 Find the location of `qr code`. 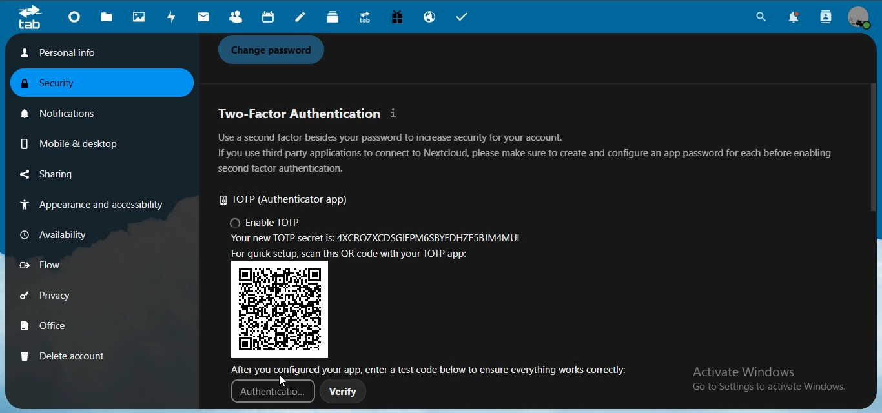

qr code is located at coordinates (282, 309).